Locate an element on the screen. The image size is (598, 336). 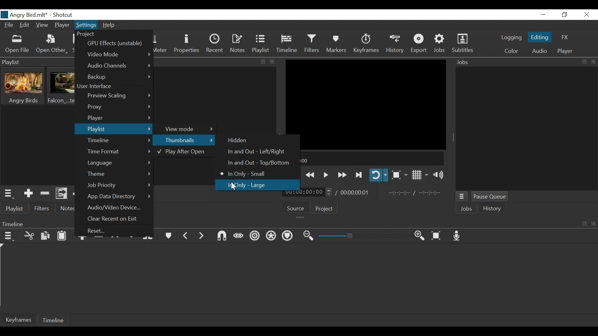
Theme is located at coordinates (118, 174).